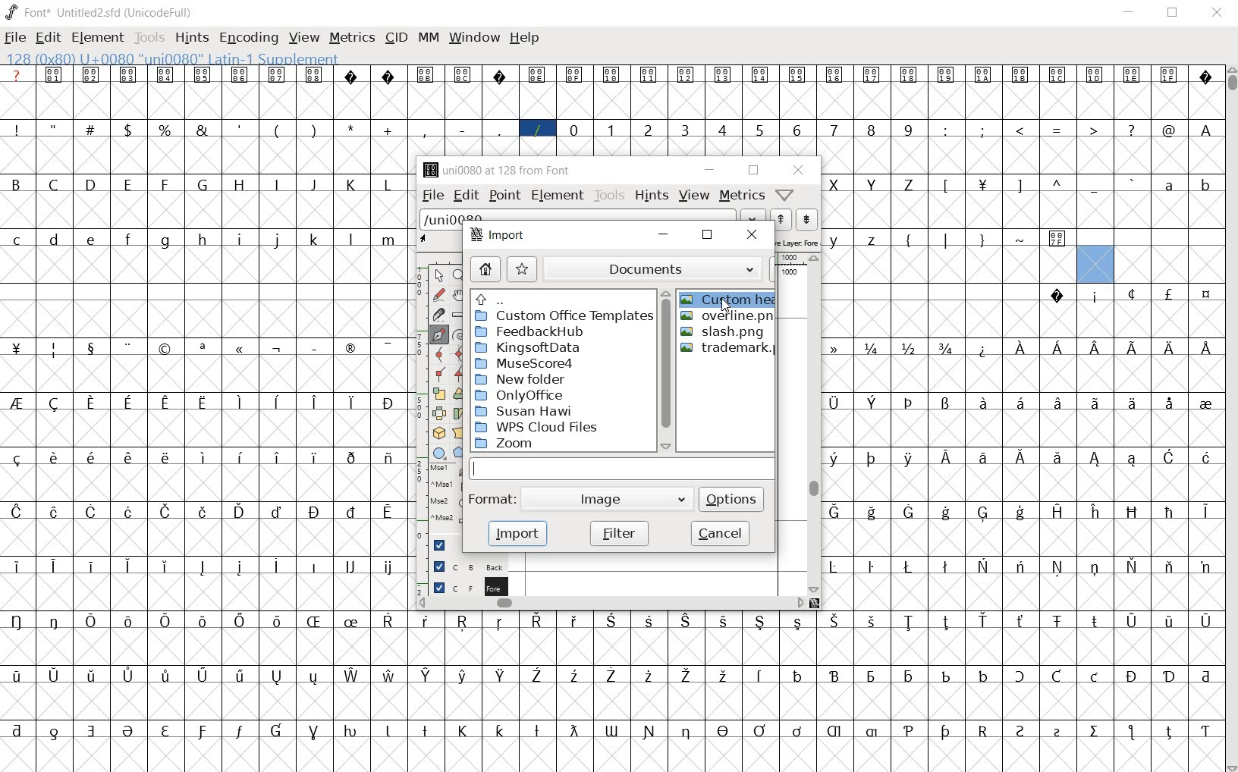  Describe the element at coordinates (611, 675) in the screenshot. I see `glyph` at that location.